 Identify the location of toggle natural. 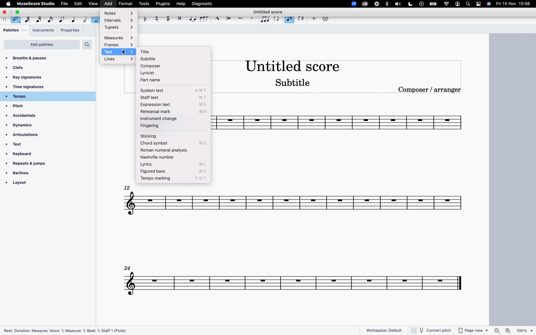
(156, 18).